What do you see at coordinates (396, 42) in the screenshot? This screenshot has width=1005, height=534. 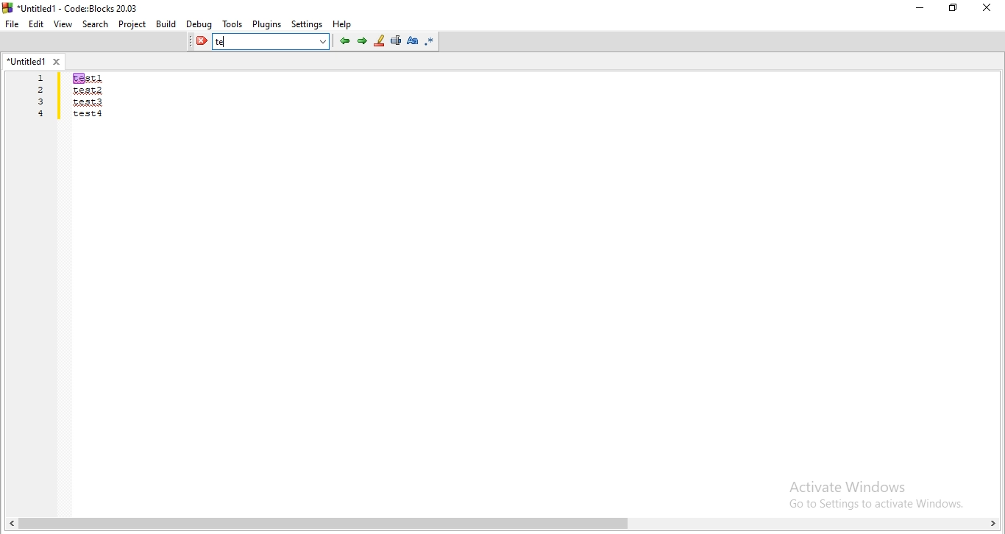 I see `selected text` at bounding box center [396, 42].